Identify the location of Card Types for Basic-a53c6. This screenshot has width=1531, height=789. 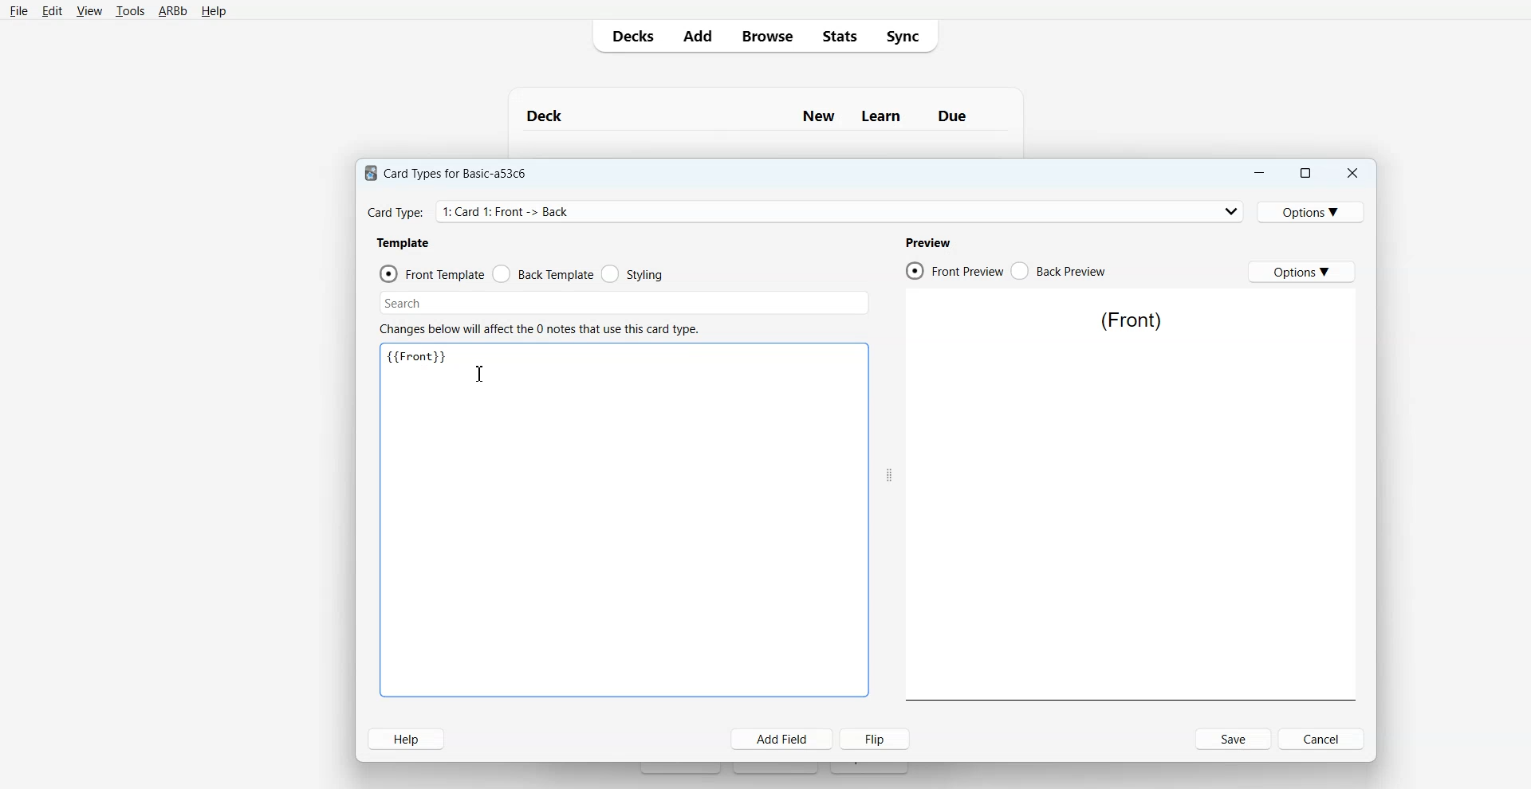
(447, 172).